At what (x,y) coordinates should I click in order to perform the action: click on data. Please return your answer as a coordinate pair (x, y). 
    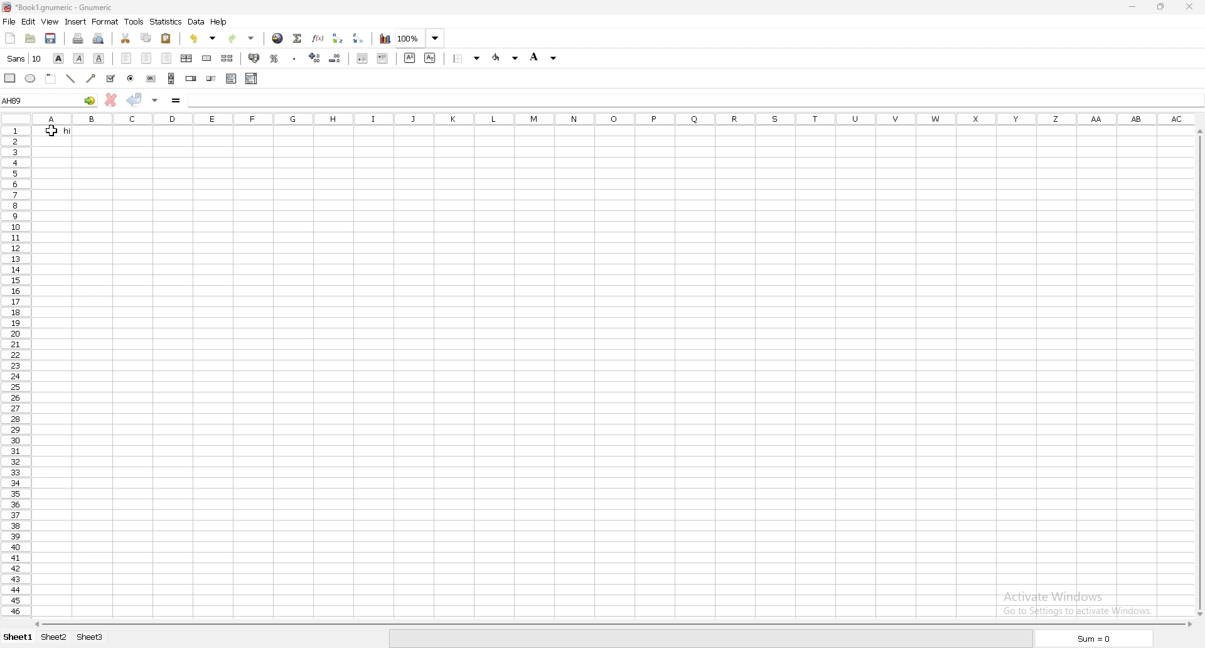
    Looking at the image, I should click on (196, 21).